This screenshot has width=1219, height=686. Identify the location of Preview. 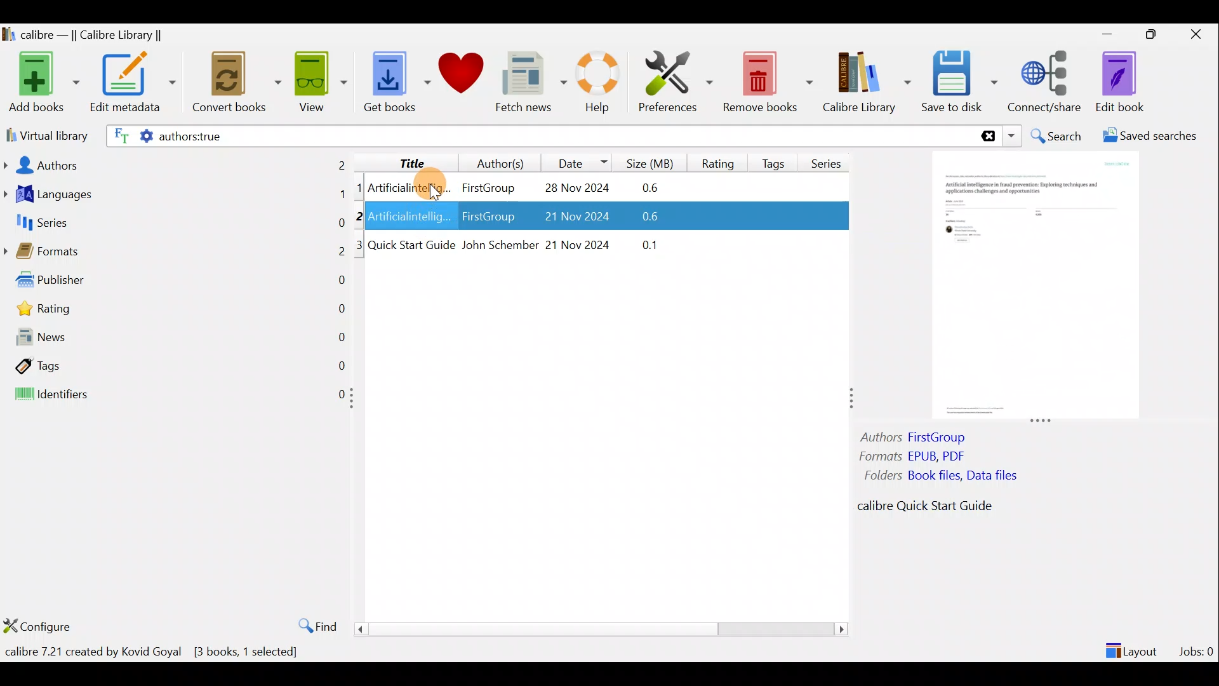
(1032, 287).